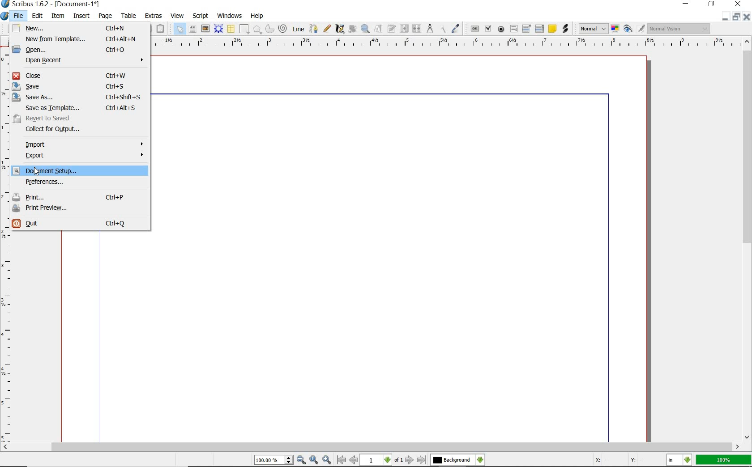  I want to click on help, so click(258, 15).